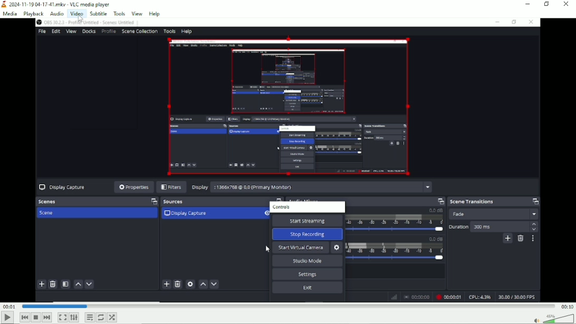  What do you see at coordinates (90, 317) in the screenshot?
I see `Toggle playlist` at bounding box center [90, 317].